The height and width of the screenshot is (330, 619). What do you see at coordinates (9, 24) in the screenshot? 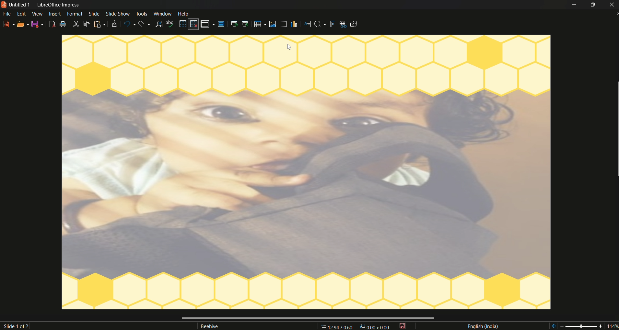
I see `new file` at bounding box center [9, 24].